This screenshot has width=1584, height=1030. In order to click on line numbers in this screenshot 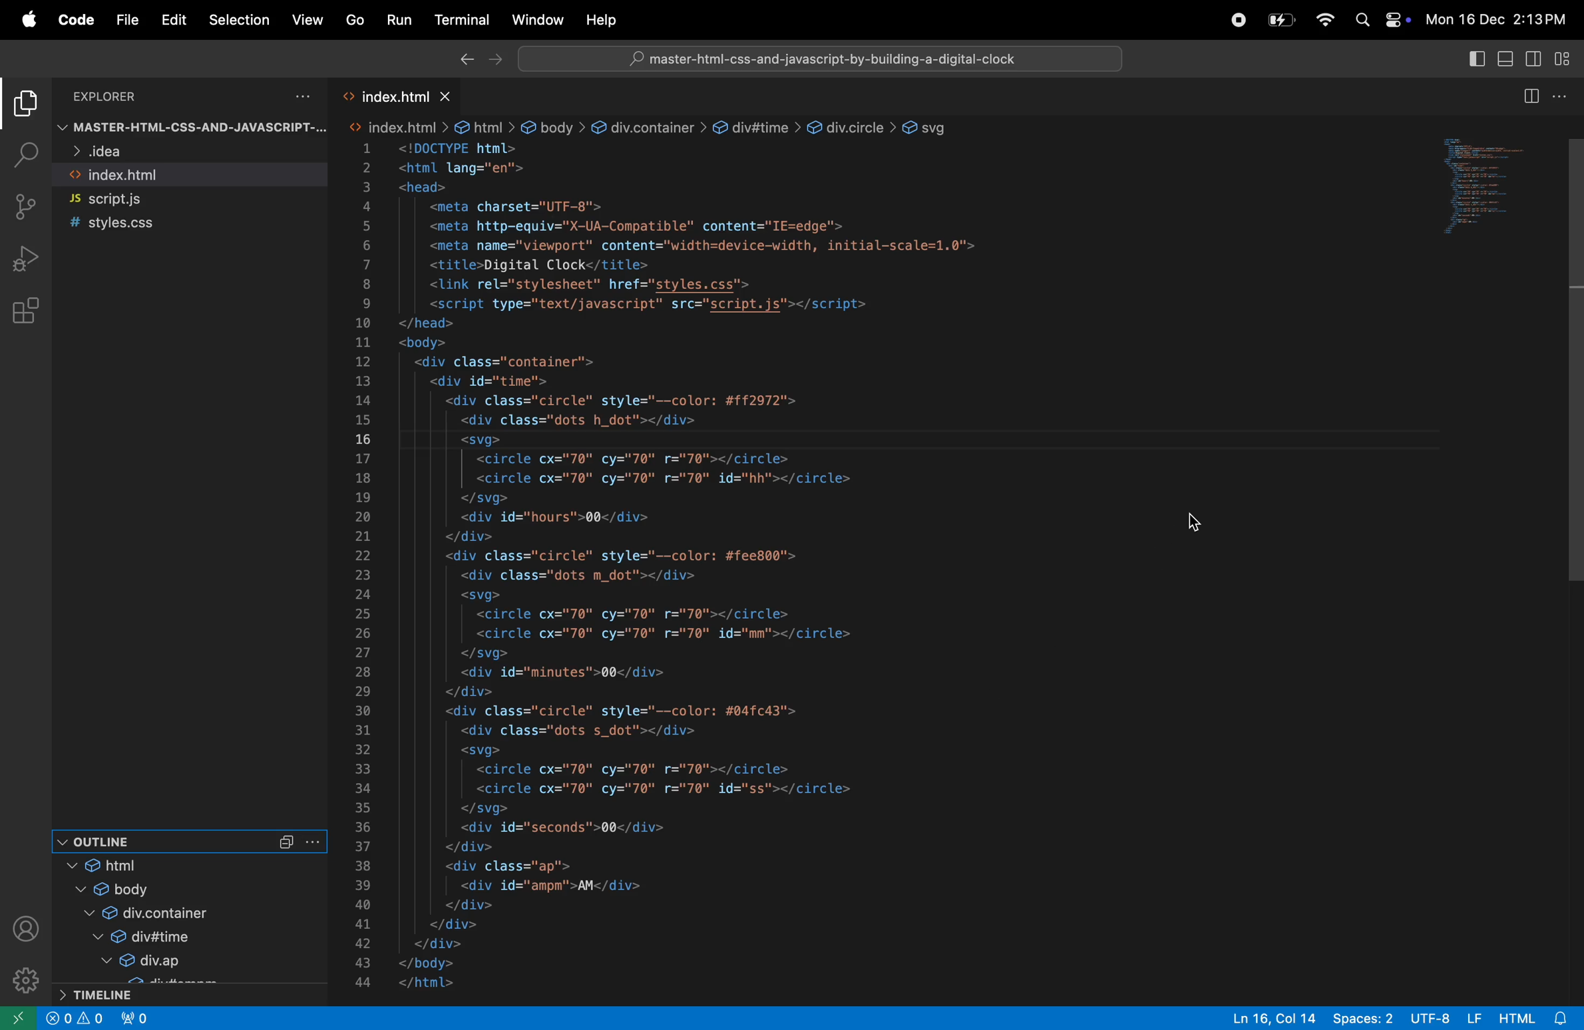, I will do `click(363, 568)`.